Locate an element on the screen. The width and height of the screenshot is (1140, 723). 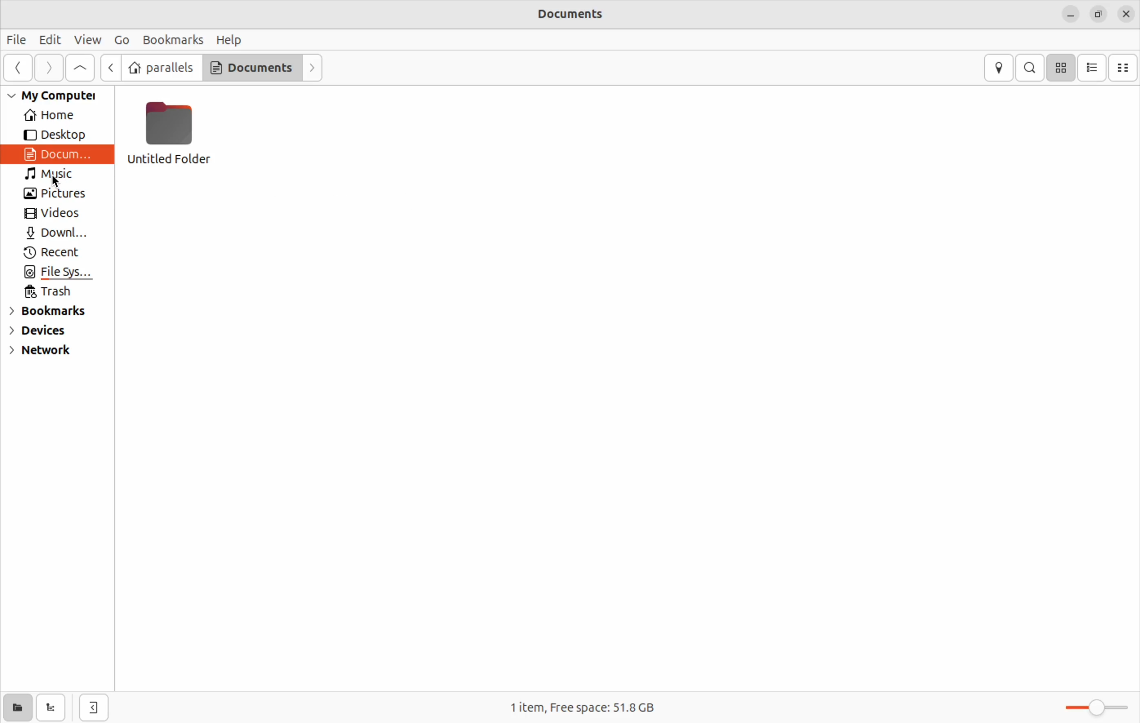
Document is located at coordinates (56, 154).